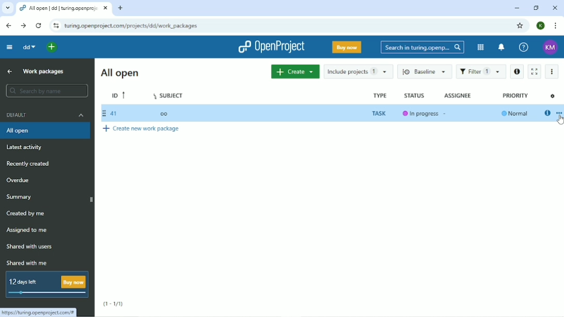  What do you see at coordinates (169, 95) in the screenshot?
I see `Subject` at bounding box center [169, 95].